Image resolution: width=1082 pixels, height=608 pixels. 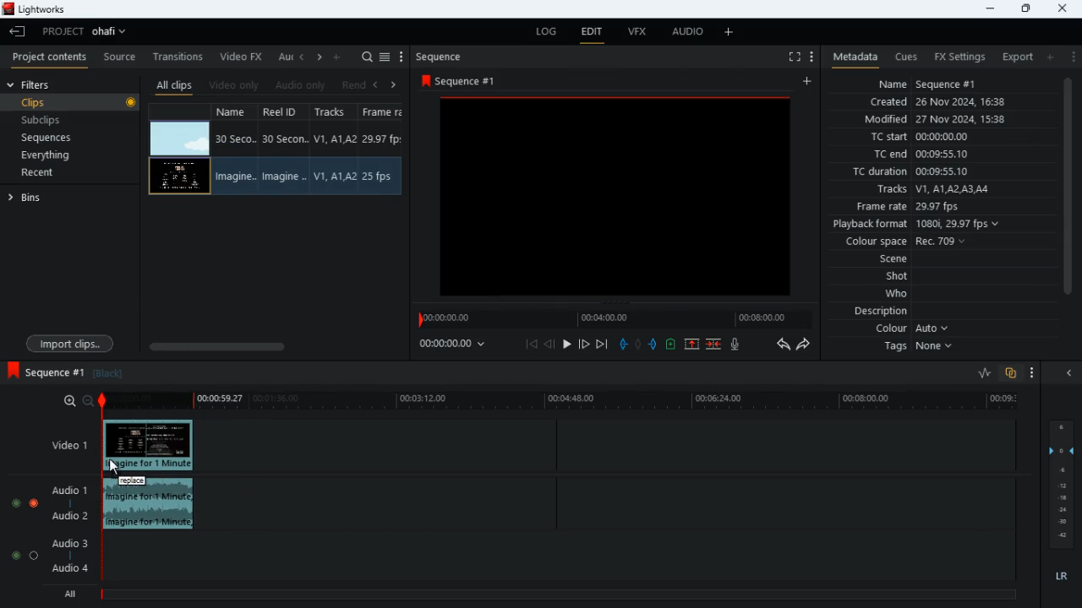 What do you see at coordinates (728, 33) in the screenshot?
I see `more` at bounding box center [728, 33].